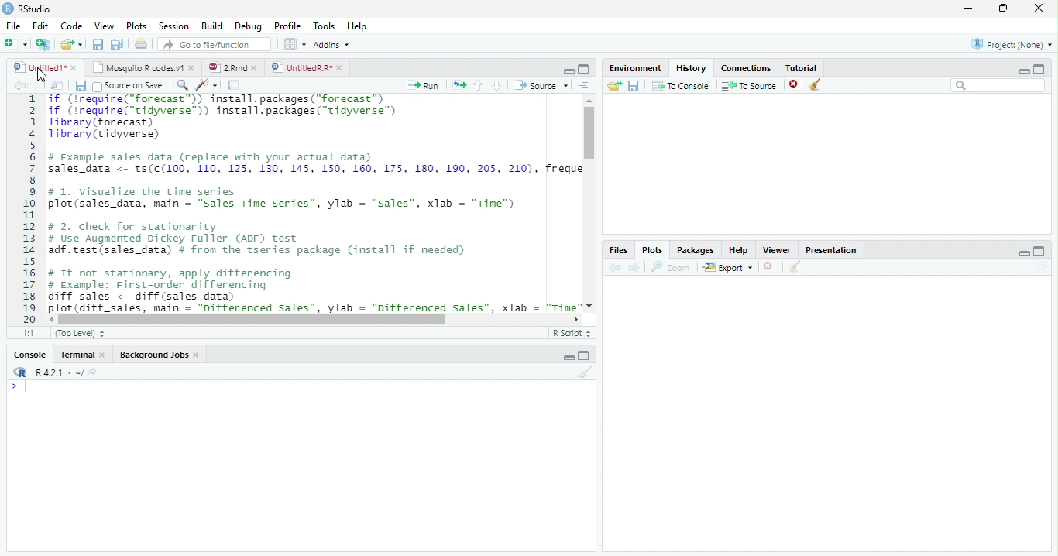  Describe the element at coordinates (614, 267) in the screenshot. I see `Previous` at that location.